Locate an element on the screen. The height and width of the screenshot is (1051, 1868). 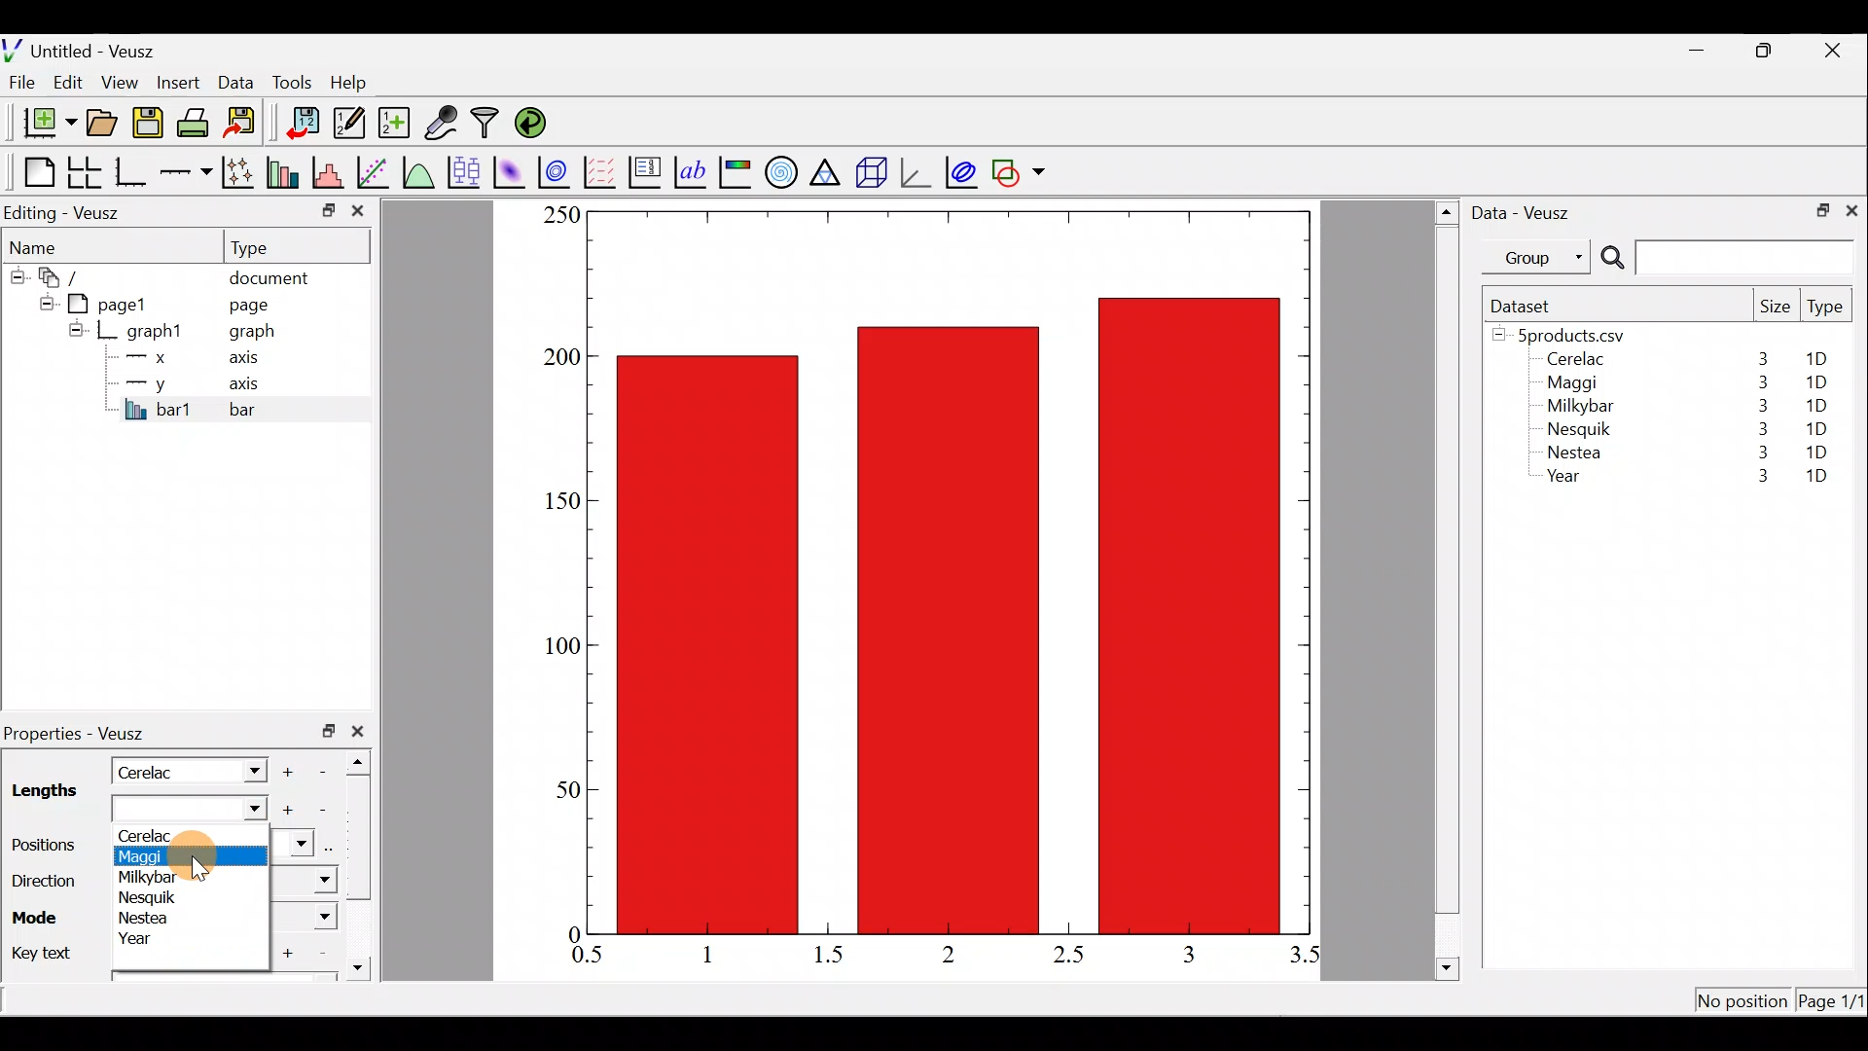
scroll bar is located at coordinates (1448, 587).